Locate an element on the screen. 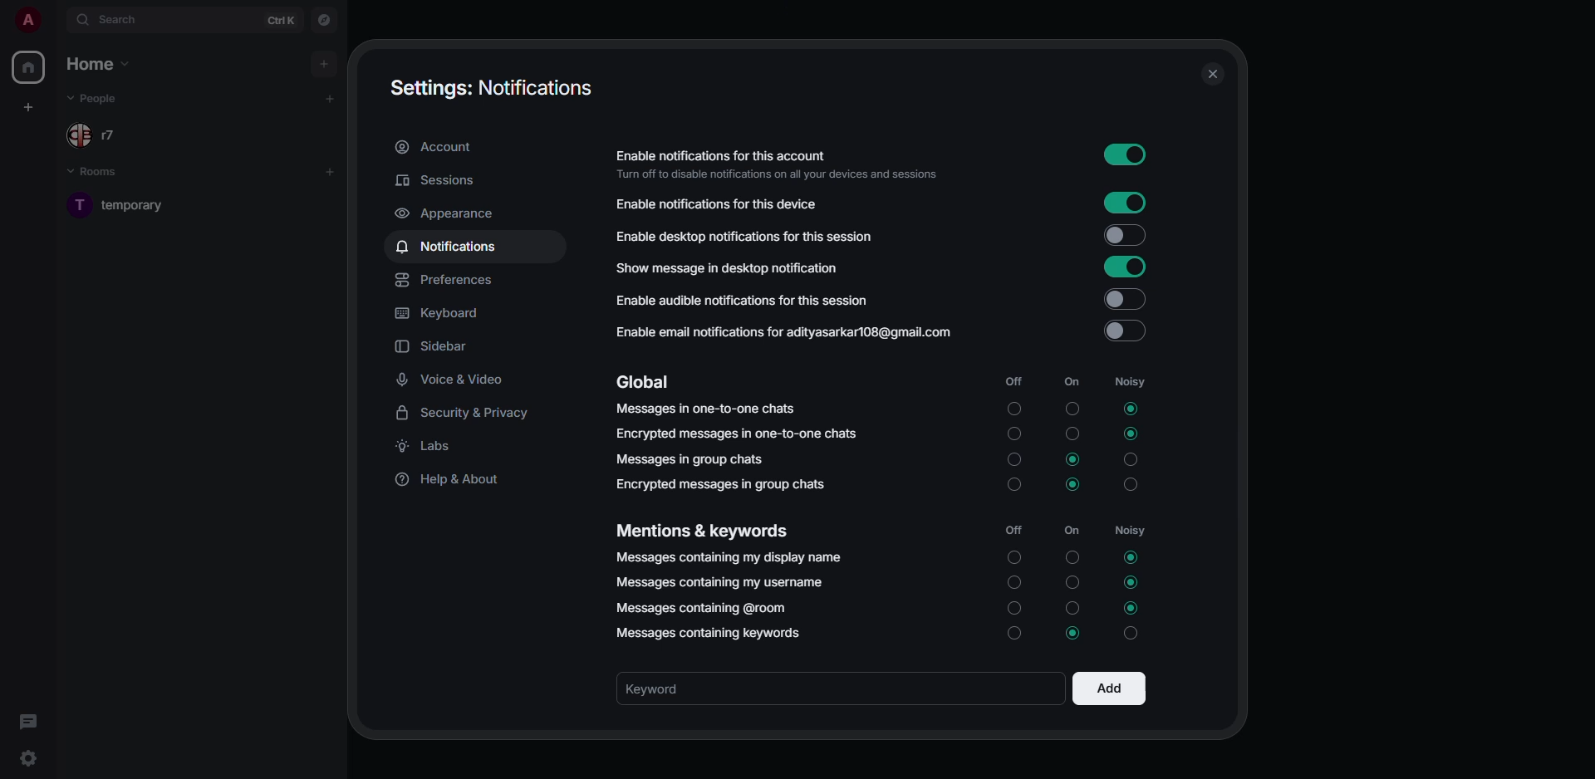  add is located at coordinates (327, 100).